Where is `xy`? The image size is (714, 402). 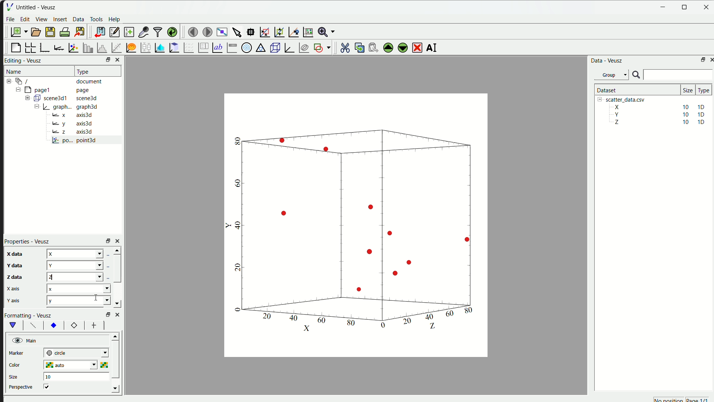 xy is located at coordinates (54, 326).